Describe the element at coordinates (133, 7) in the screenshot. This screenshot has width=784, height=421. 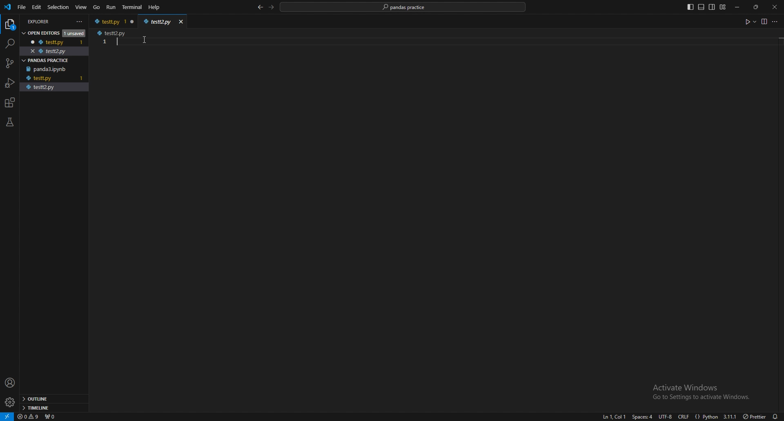
I see `terminal` at that location.